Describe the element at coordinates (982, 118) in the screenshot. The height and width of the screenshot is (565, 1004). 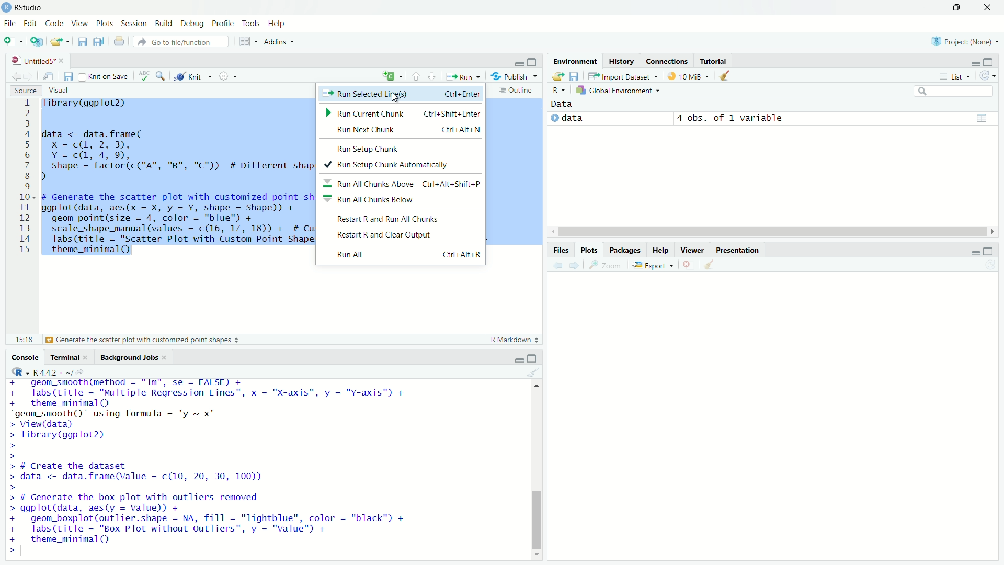
I see `grid view` at that location.